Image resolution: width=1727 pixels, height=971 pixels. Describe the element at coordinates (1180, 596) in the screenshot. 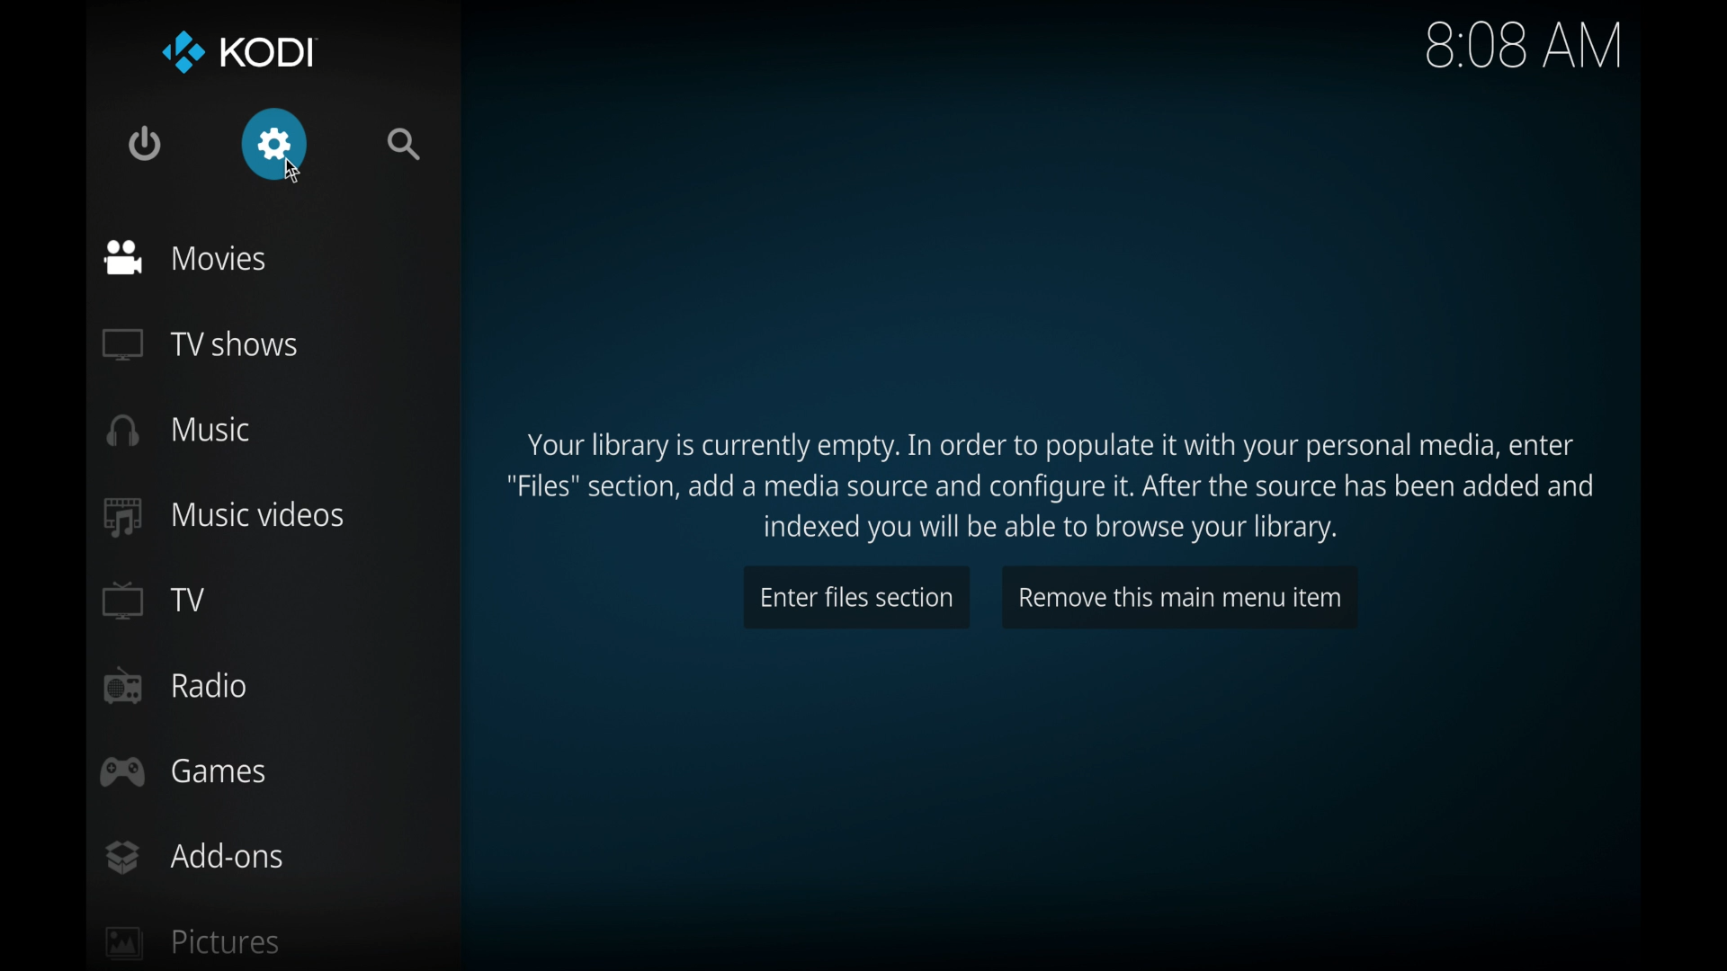

I see `remove this  main menu item` at that location.